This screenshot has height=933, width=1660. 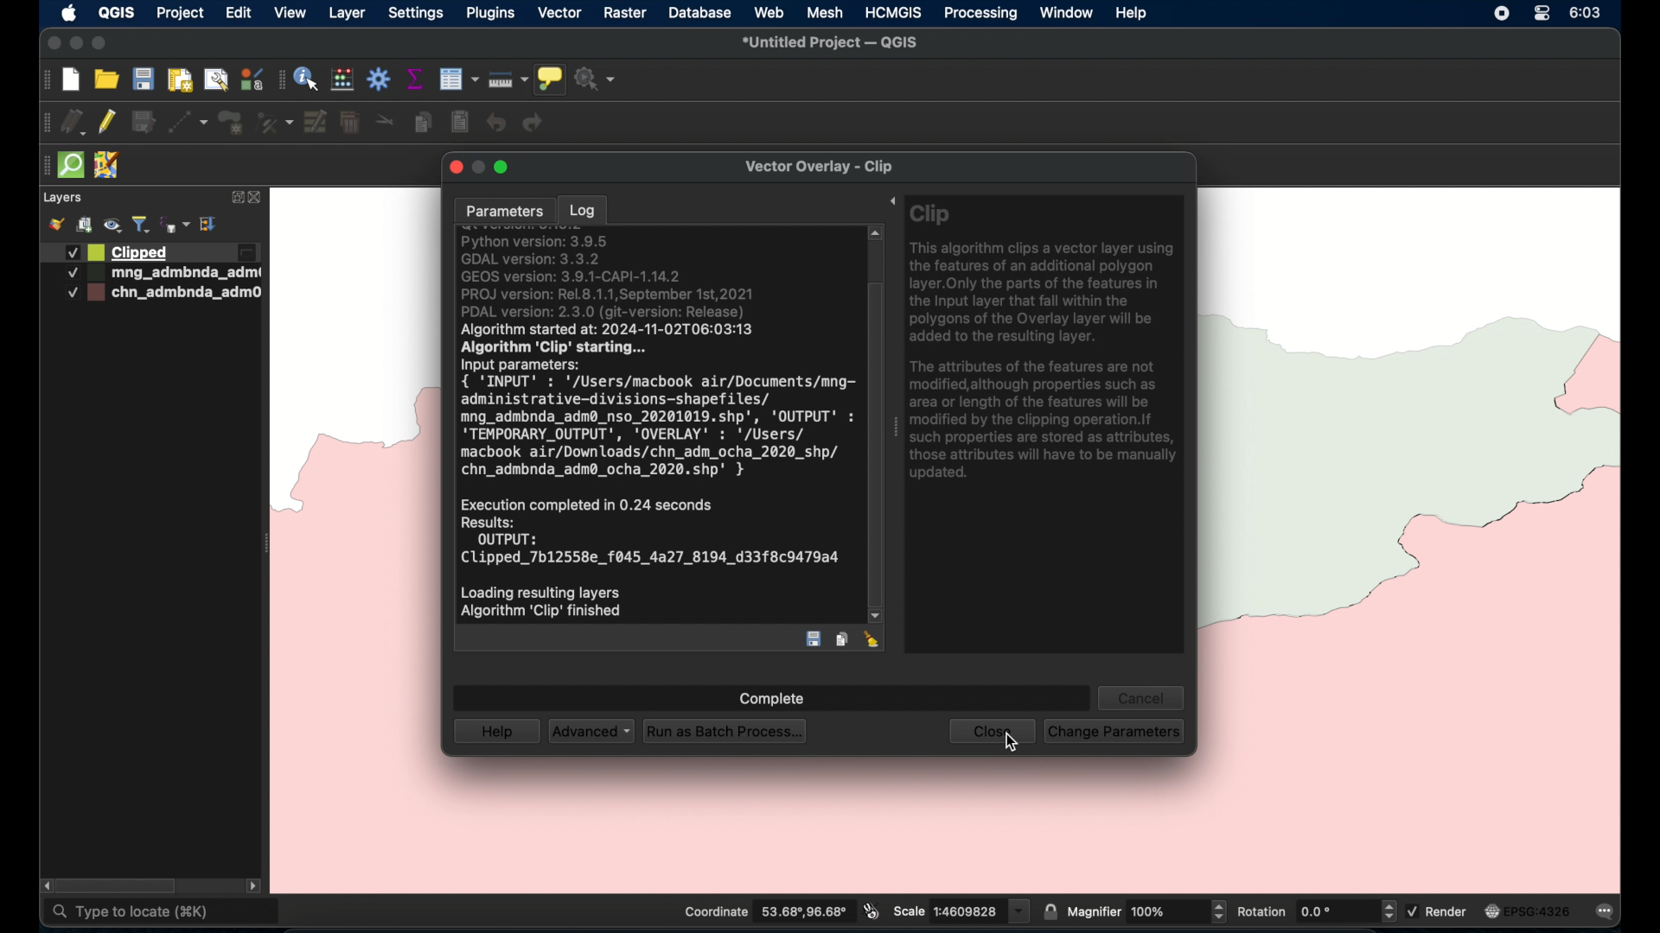 What do you see at coordinates (876, 443) in the screenshot?
I see `scroll box` at bounding box center [876, 443].